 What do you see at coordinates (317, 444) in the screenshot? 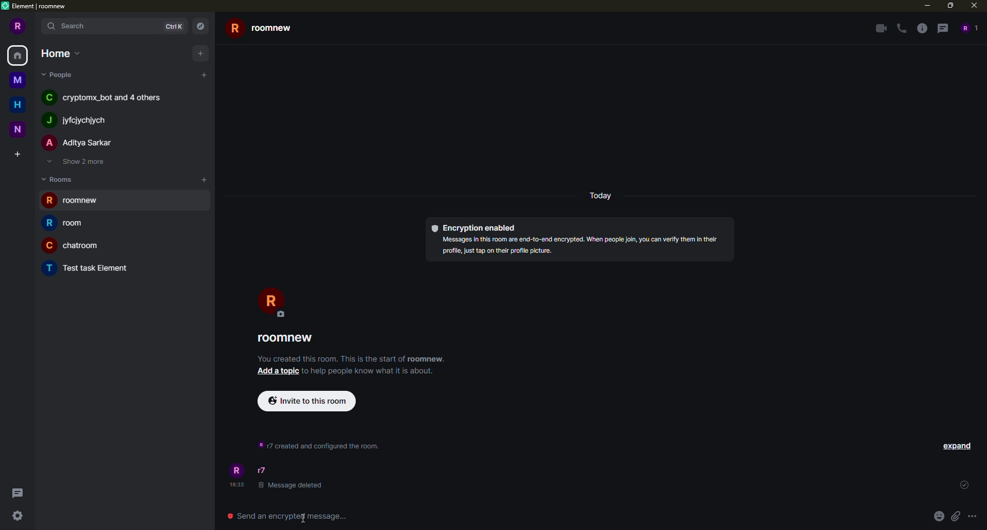
I see `info` at bounding box center [317, 444].